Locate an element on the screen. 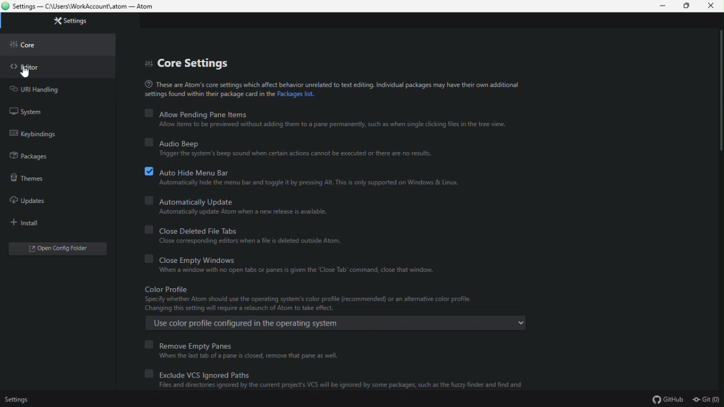  When the last tab of a pane is closed, remove that pane as well. is located at coordinates (247, 357).